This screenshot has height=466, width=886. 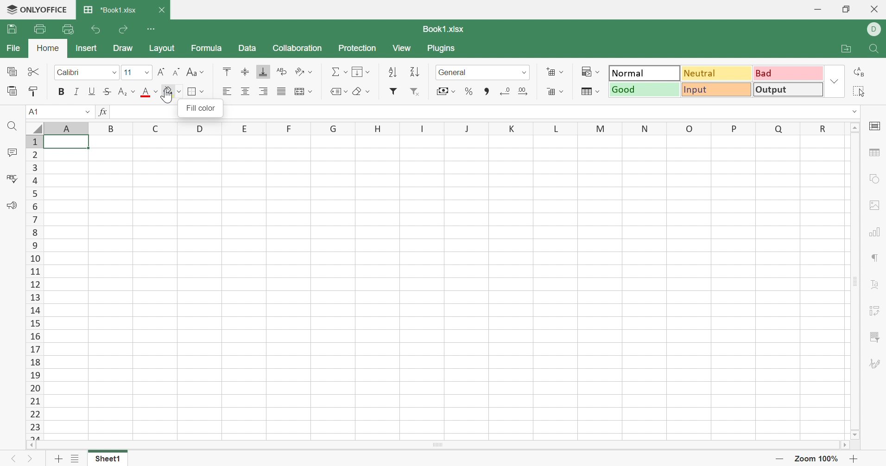 I want to click on Merge and center, so click(x=303, y=92).